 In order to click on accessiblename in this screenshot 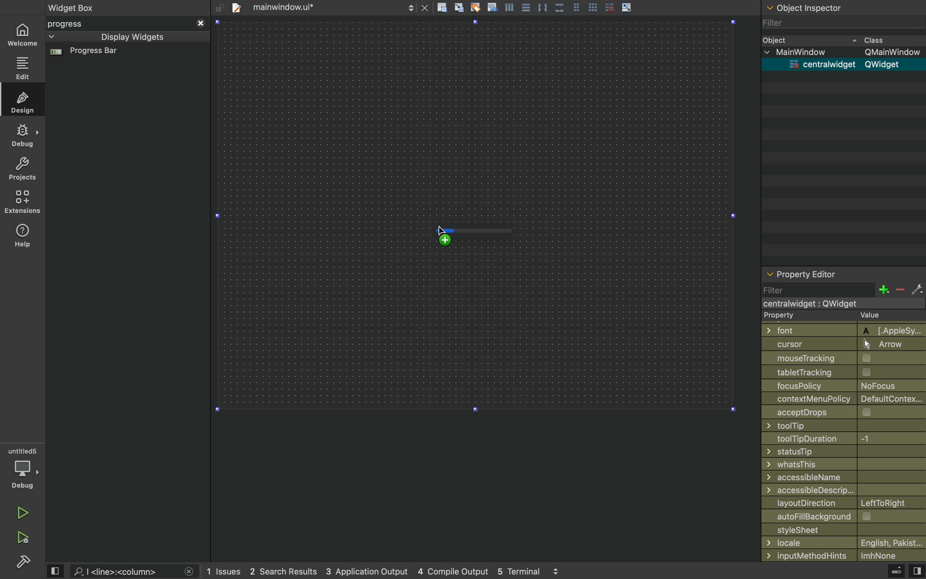, I will do `click(841, 477)`.